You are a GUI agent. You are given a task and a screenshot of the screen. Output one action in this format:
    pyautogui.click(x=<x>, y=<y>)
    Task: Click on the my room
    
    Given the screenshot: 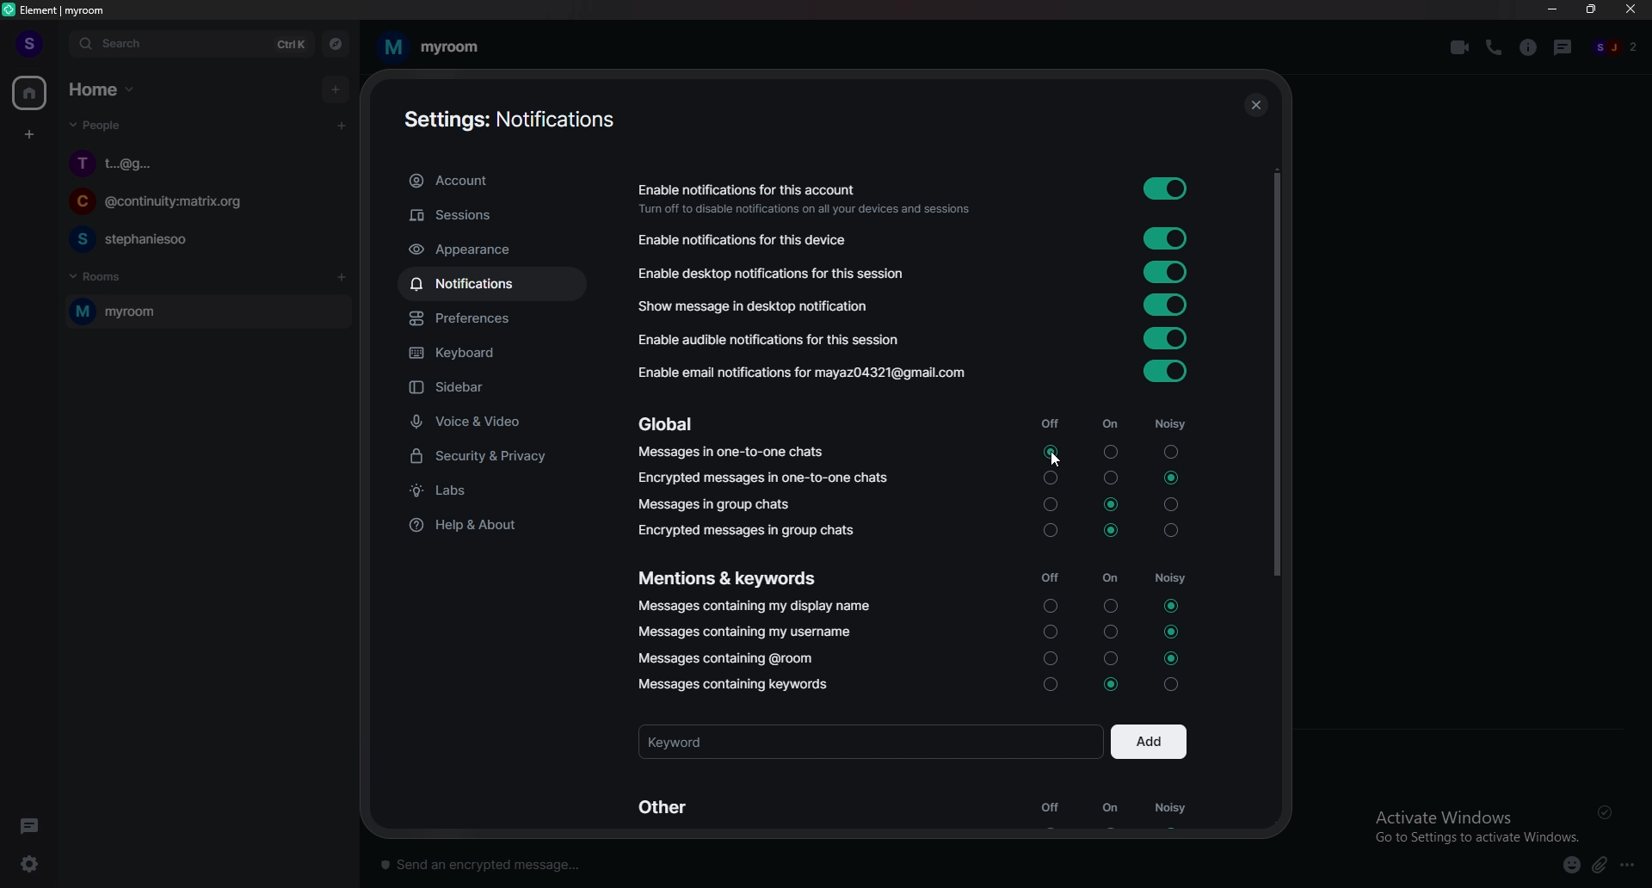 What is the action you would take?
    pyautogui.click(x=435, y=45)
    